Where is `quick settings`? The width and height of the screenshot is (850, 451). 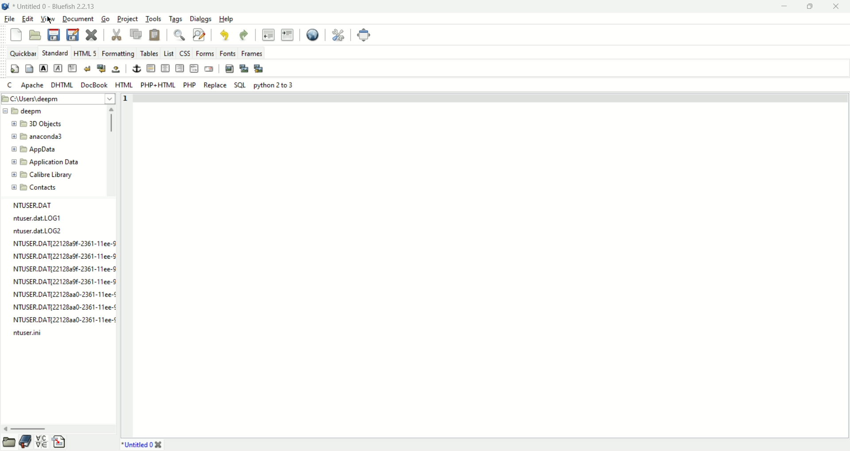
quick settings is located at coordinates (15, 69).